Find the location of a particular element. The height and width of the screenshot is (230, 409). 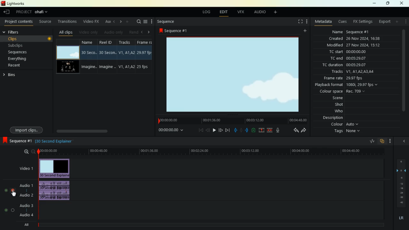

video fx is located at coordinates (91, 21).